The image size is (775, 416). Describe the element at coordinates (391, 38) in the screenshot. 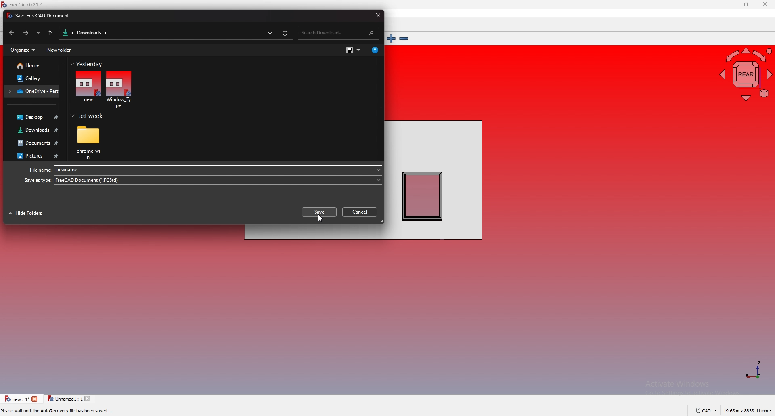

I see `zoom in` at that location.